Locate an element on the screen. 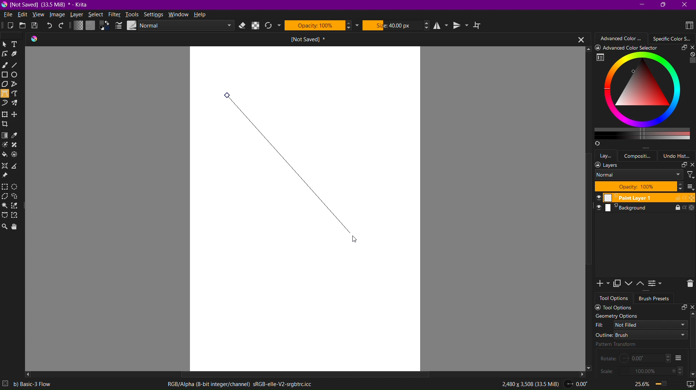 This screenshot has width=696, height=390. Freehand Selection Tool is located at coordinates (17, 198).